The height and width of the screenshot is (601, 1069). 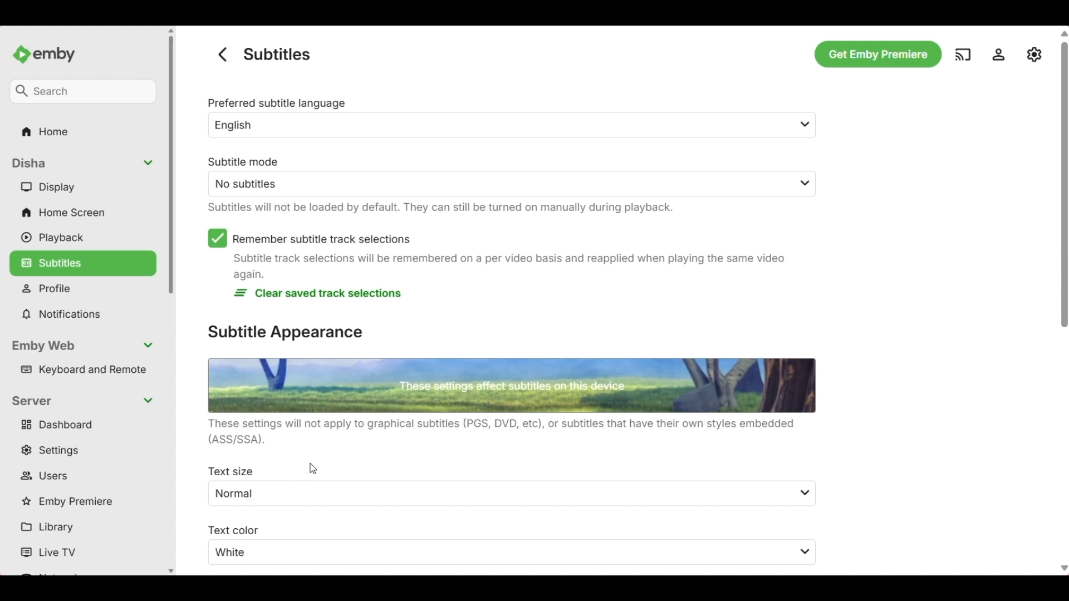 I want to click on Profile, so click(x=86, y=289).